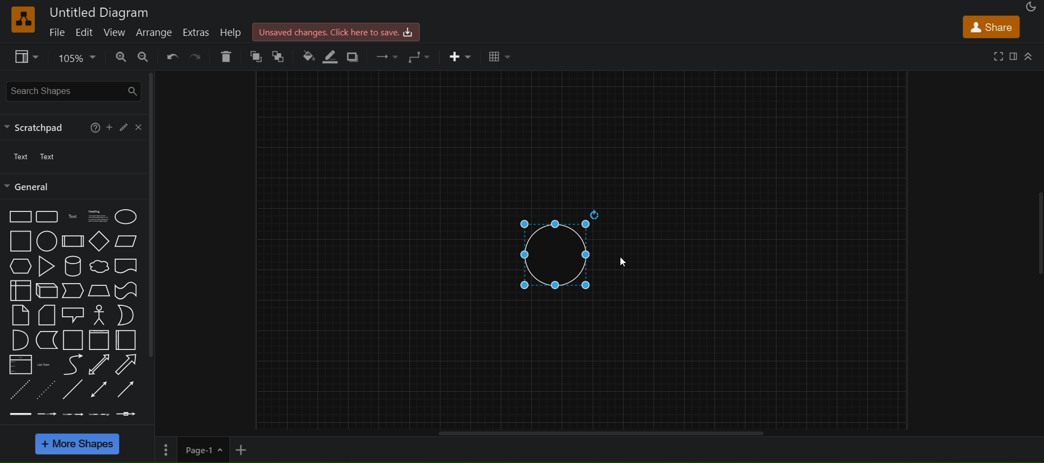  I want to click on untitled diagram, so click(102, 11).